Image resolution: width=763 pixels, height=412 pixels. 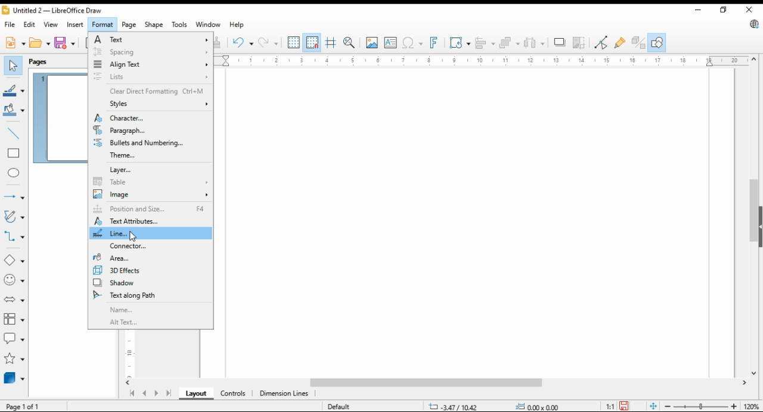 What do you see at coordinates (40, 42) in the screenshot?
I see `open` at bounding box center [40, 42].